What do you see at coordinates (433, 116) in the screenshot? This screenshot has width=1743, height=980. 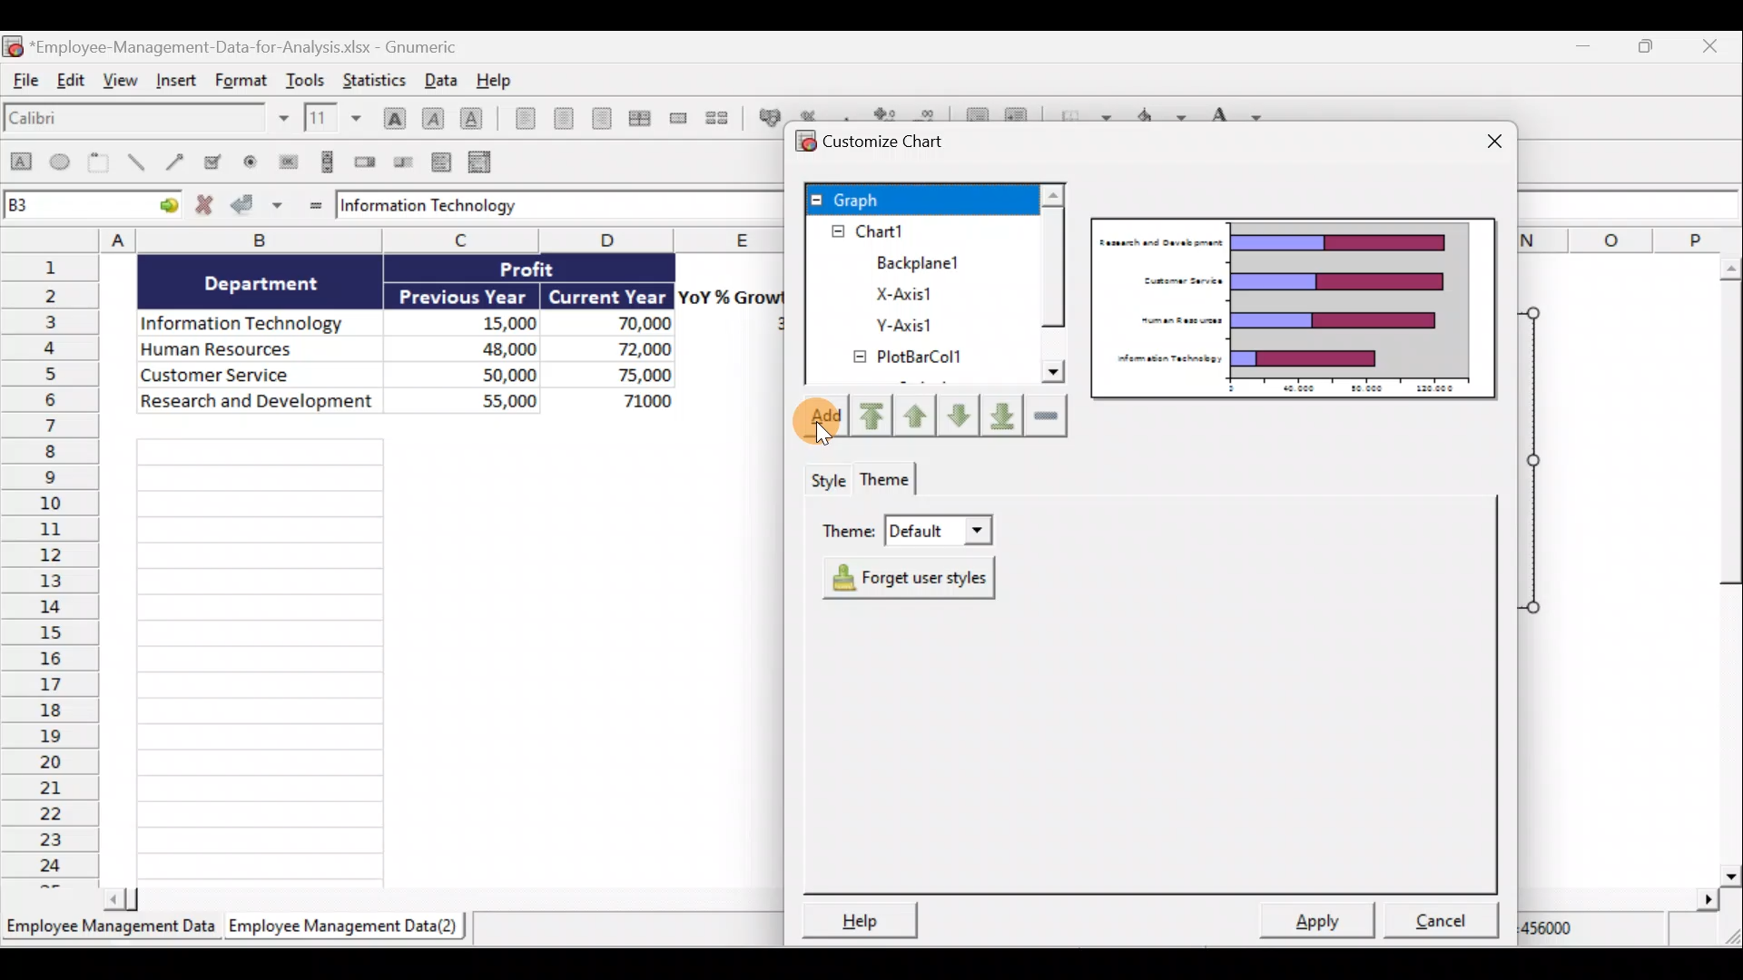 I see `Italic` at bounding box center [433, 116].